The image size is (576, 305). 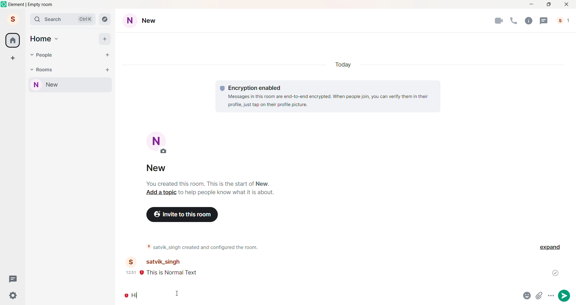 What do you see at coordinates (64, 19) in the screenshot?
I see `Search Bar` at bounding box center [64, 19].